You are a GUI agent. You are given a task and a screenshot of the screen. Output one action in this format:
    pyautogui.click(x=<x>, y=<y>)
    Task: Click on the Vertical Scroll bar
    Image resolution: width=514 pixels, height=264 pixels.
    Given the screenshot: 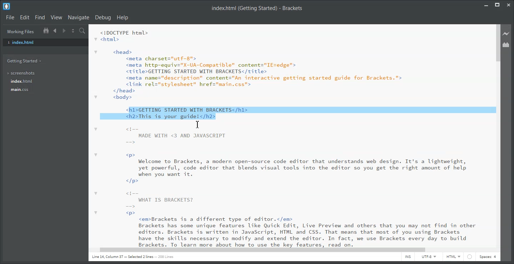 What is the action you would take?
    pyautogui.click(x=498, y=134)
    